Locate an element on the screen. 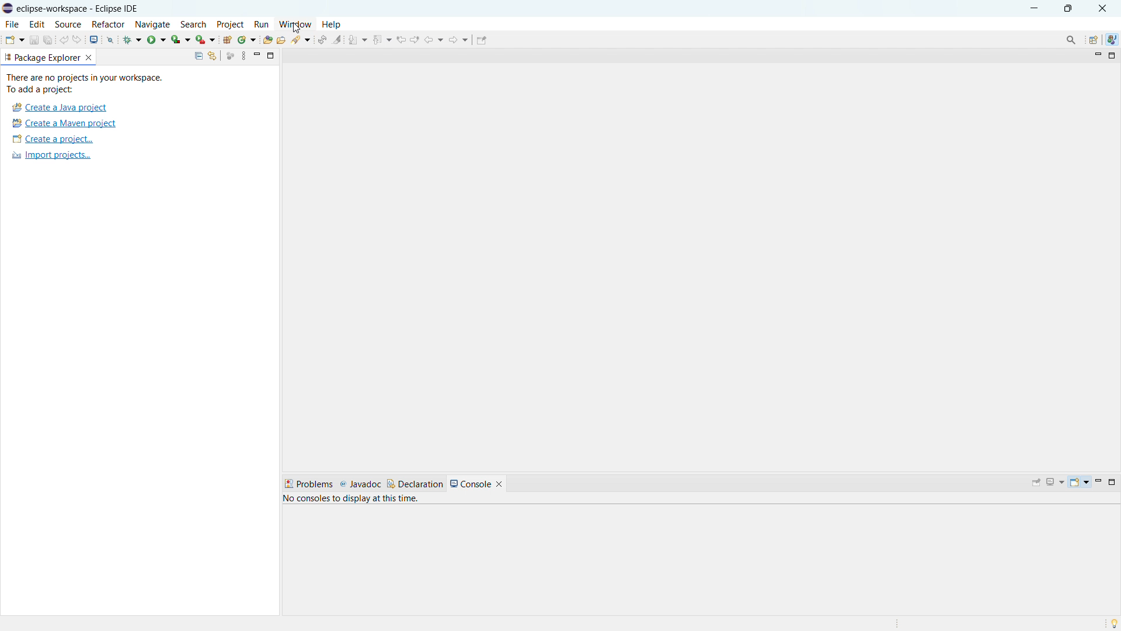  close console is located at coordinates (499, 484).